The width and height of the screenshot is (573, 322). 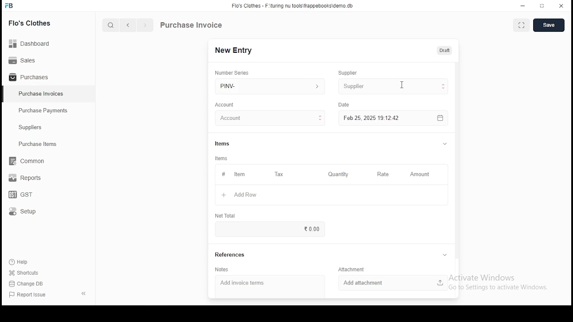 What do you see at coordinates (21, 195) in the screenshot?
I see `gst` at bounding box center [21, 195].